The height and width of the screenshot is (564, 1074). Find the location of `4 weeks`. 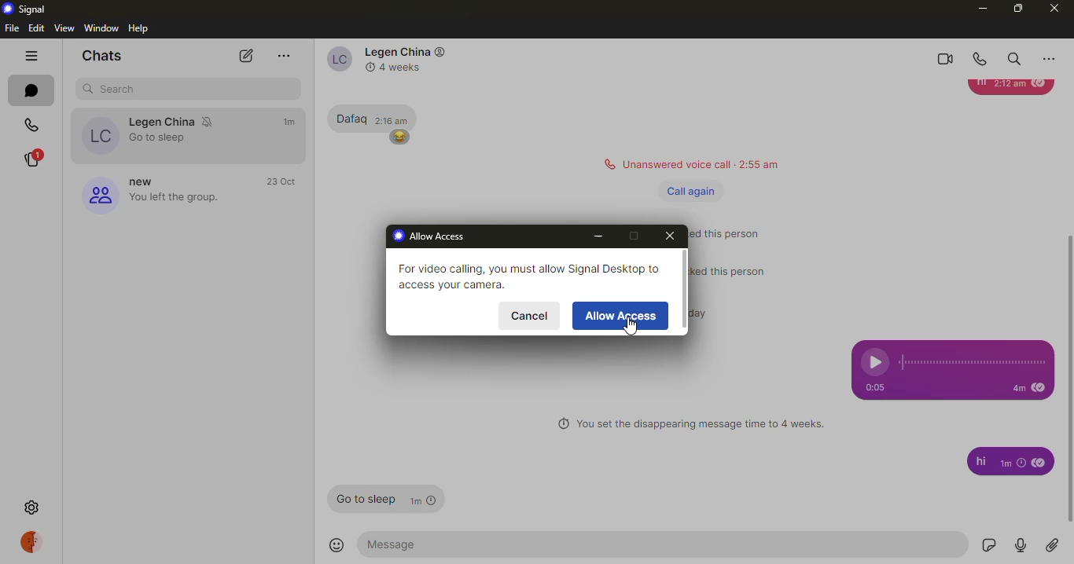

4 weeks is located at coordinates (403, 67).